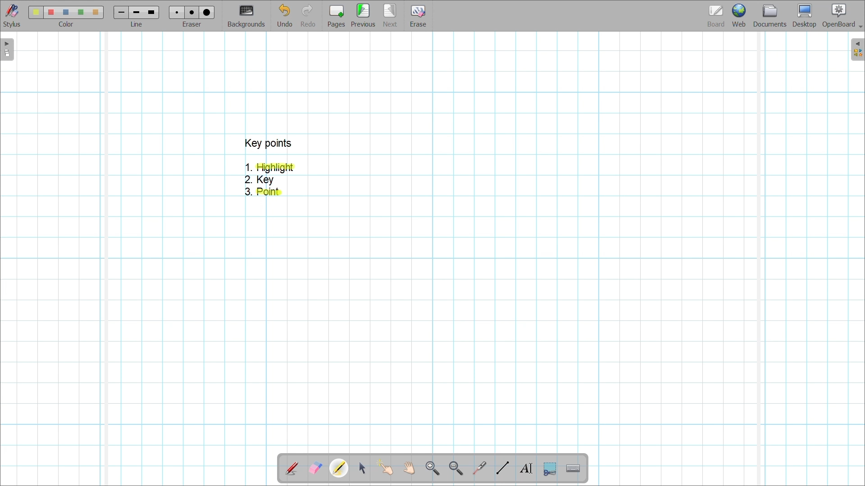 This screenshot has height=486, width=865. What do you see at coordinates (264, 192) in the screenshot?
I see `Key point 3 highlighted` at bounding box center [264, 192].